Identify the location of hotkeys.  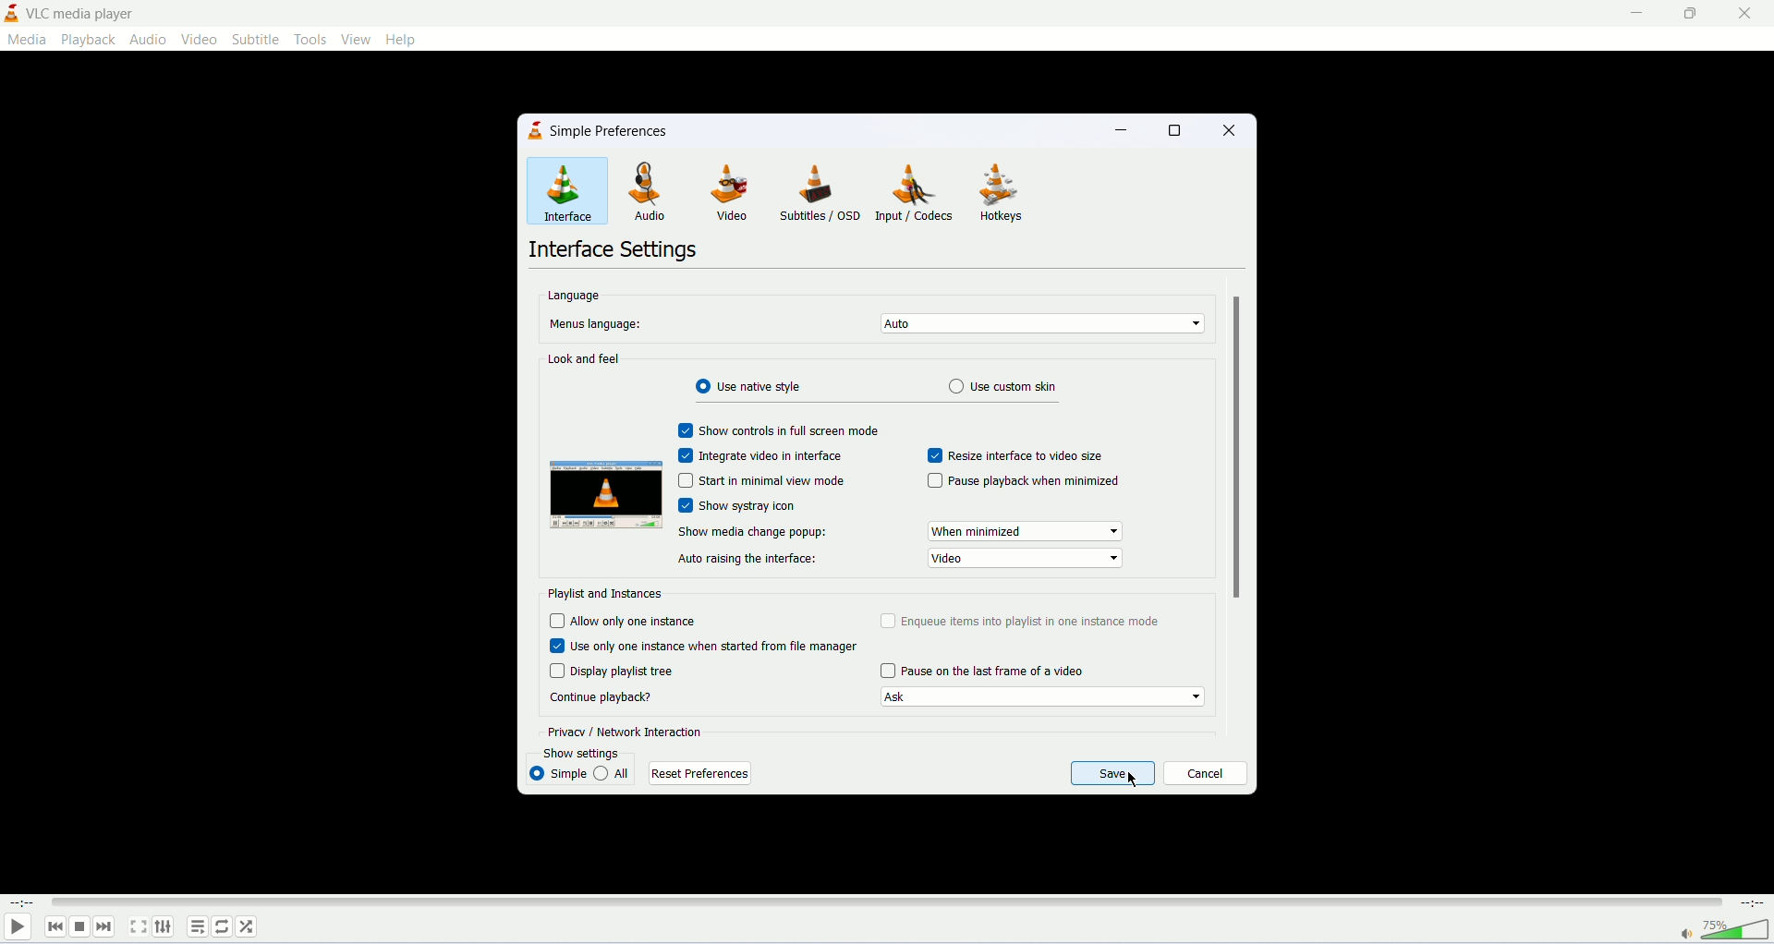
(998, 192).